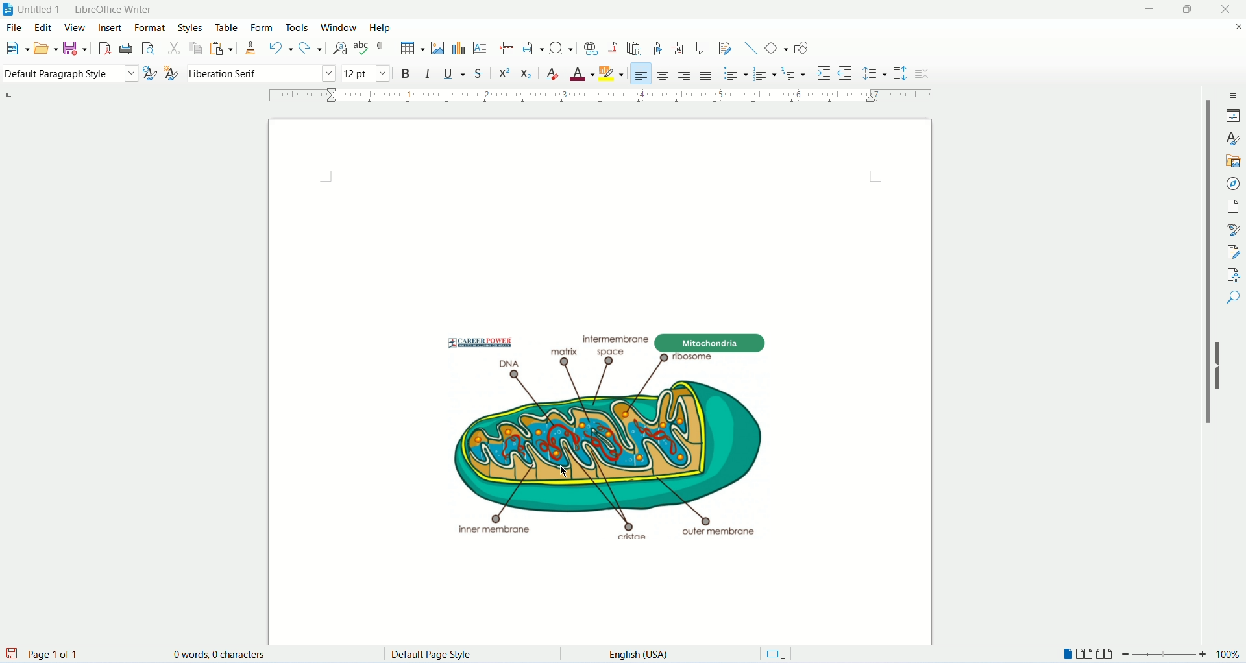 The width and height of the screenshot is (1246, 663). Describe the element at coordinates (438, 48) in the screenshot. I see `insert image` at that location.